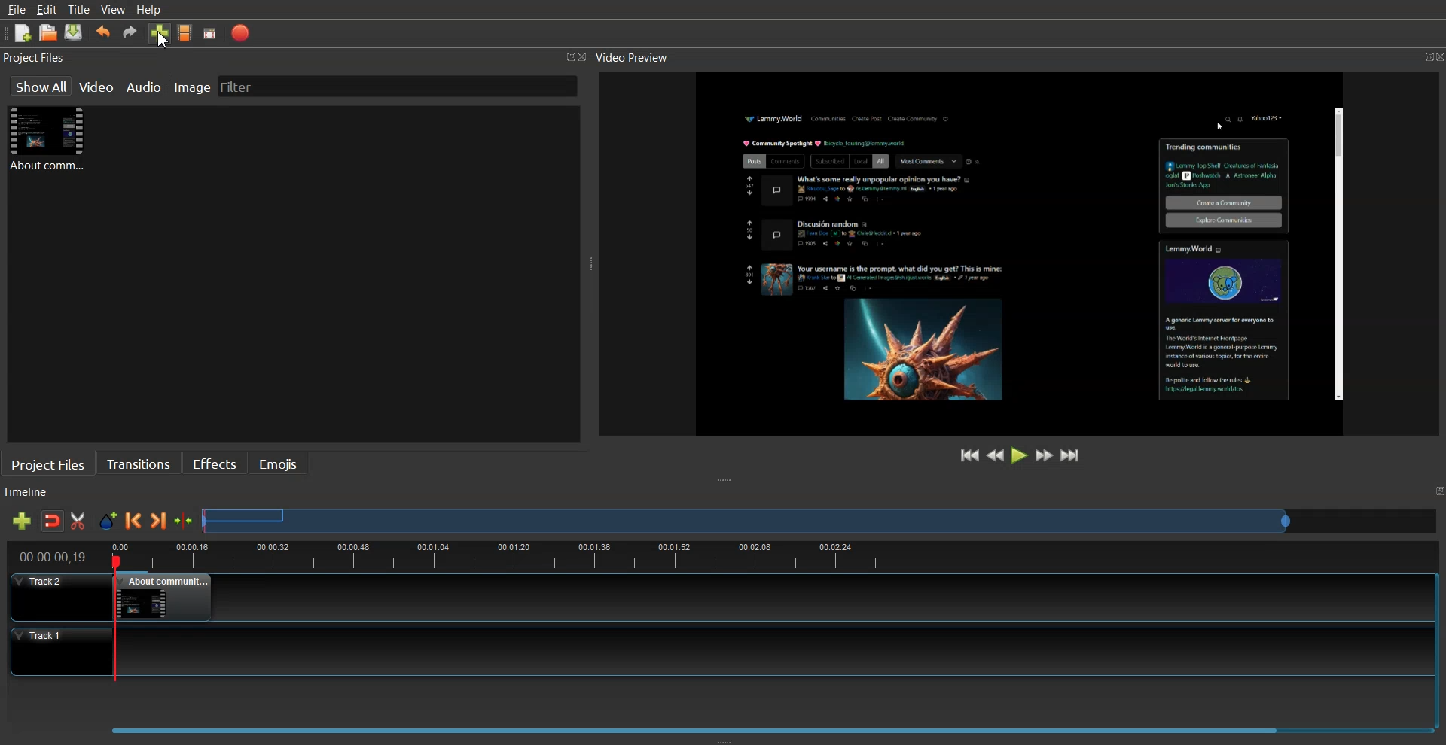 The width and height of the screenshot is (1446, 745). What do you see at coordinates (591, 267) in the screenshot?
I see `Window Adjuster` at bounding box center [591, 267].